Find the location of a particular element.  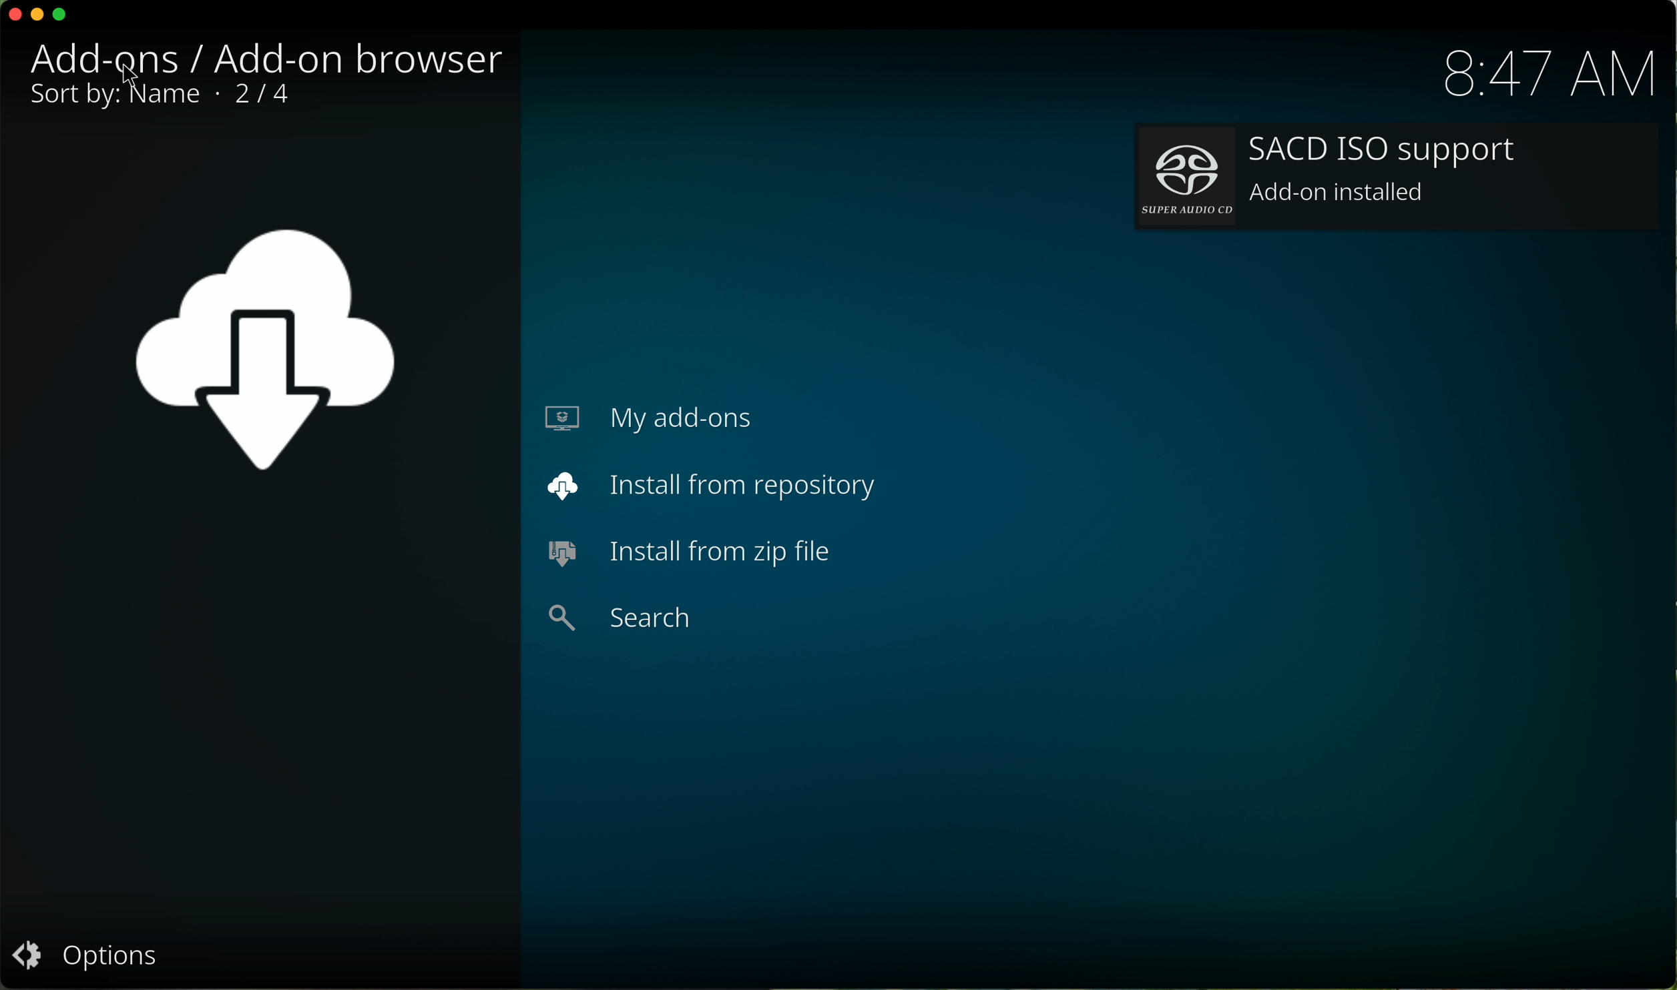

1/1 is located at coordinates (262, 95).